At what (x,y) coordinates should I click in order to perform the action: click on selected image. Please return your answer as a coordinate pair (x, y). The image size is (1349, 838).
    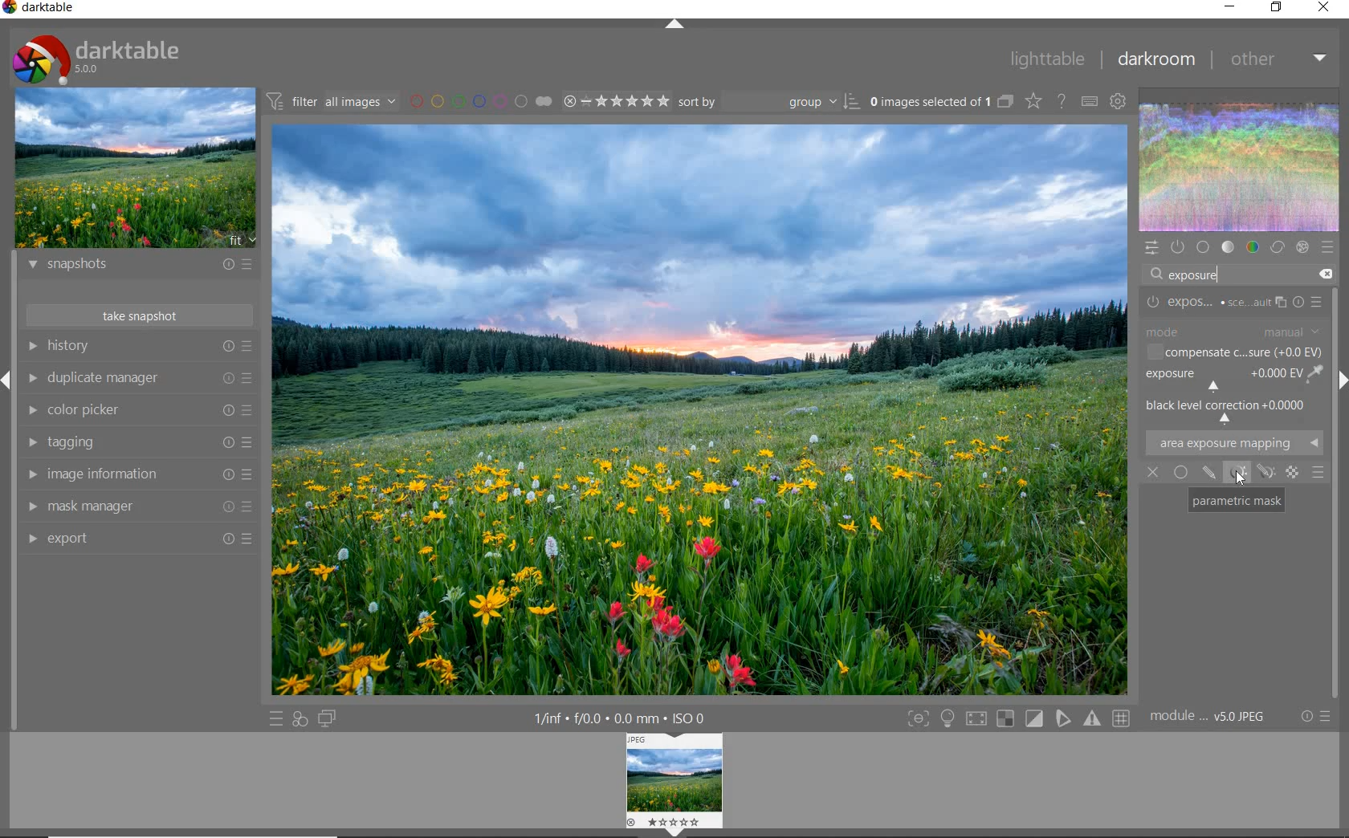
    Looking at the image, I should click on (700, 410).